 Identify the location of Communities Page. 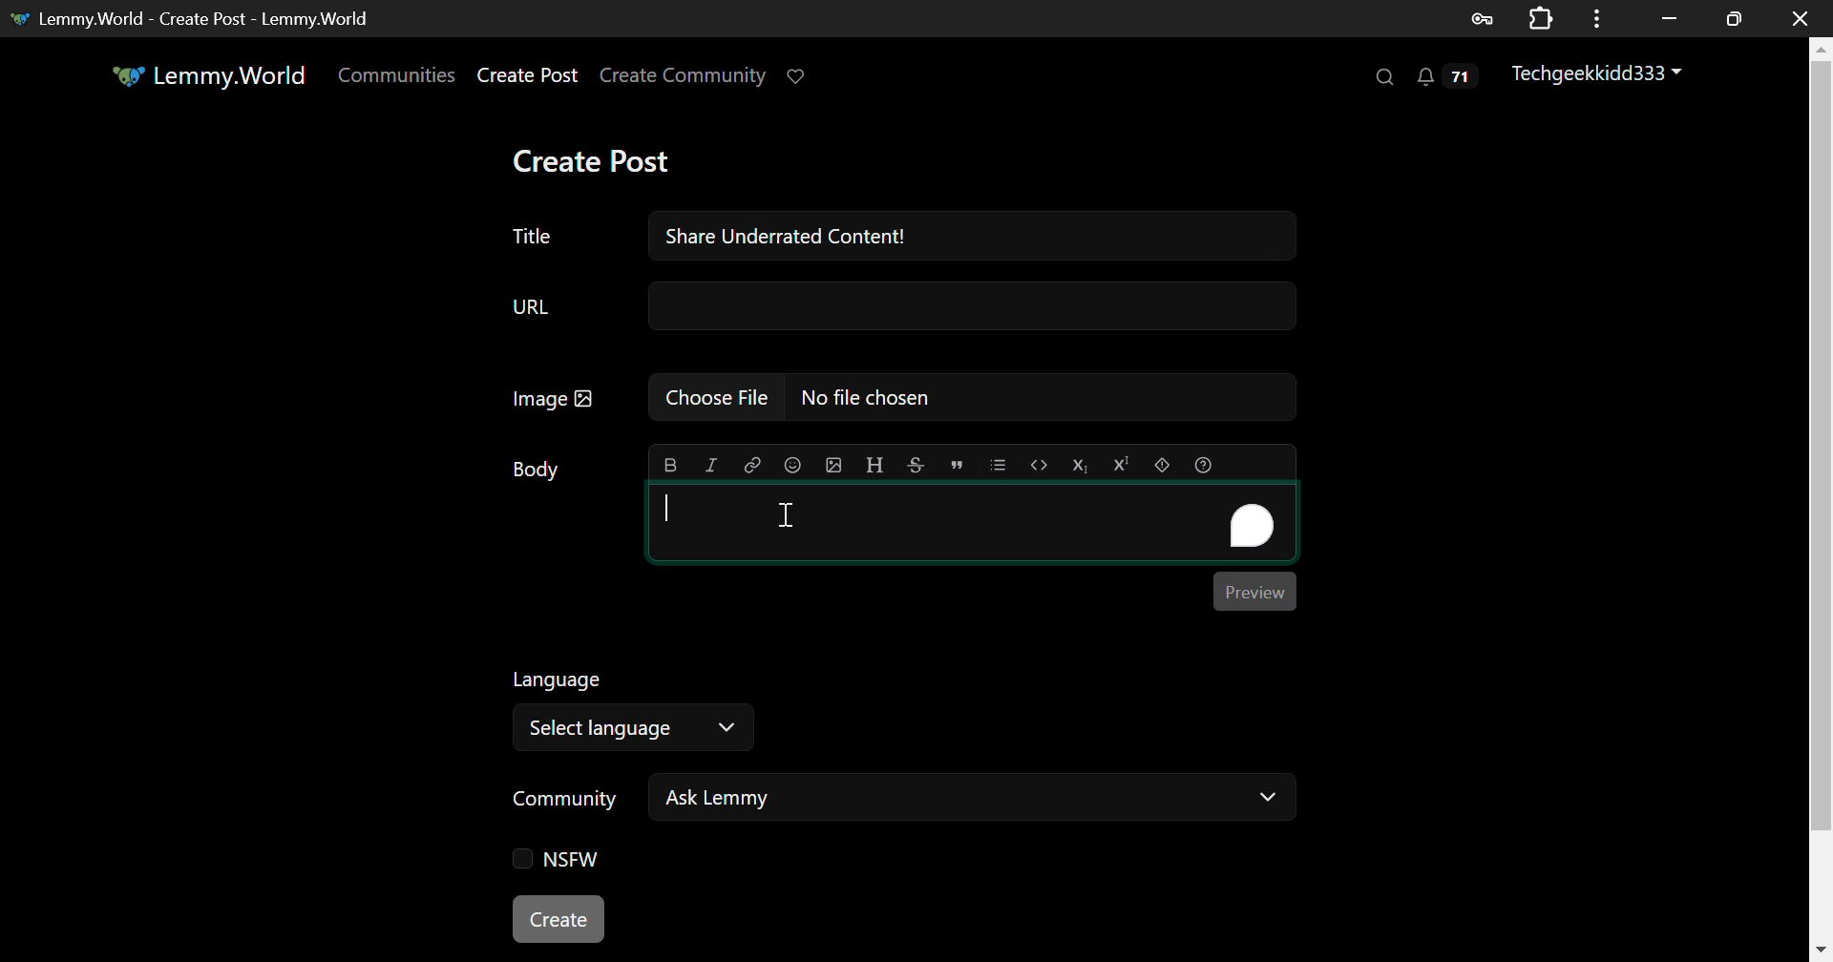
(399, 76).